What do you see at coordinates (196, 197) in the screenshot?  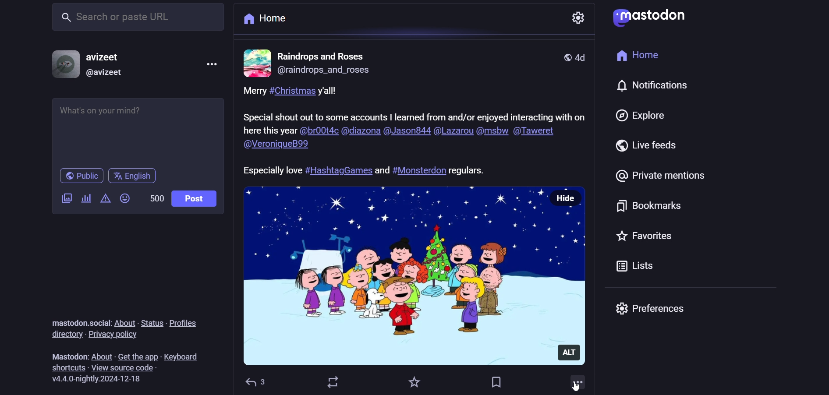 I see `post` at bounding box center [196, 197].